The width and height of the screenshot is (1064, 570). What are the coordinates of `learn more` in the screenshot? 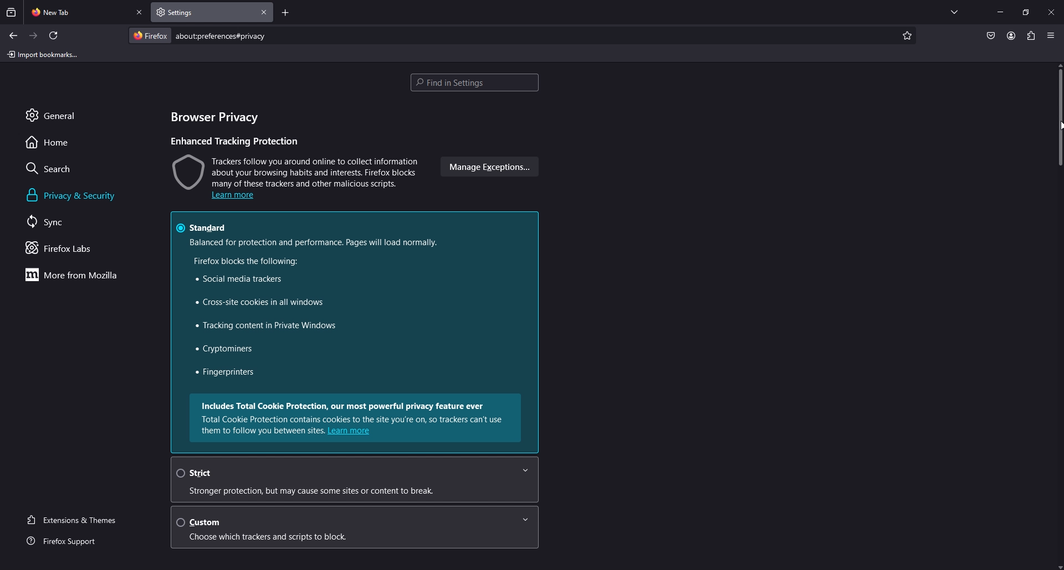 It's located at (352, 432).